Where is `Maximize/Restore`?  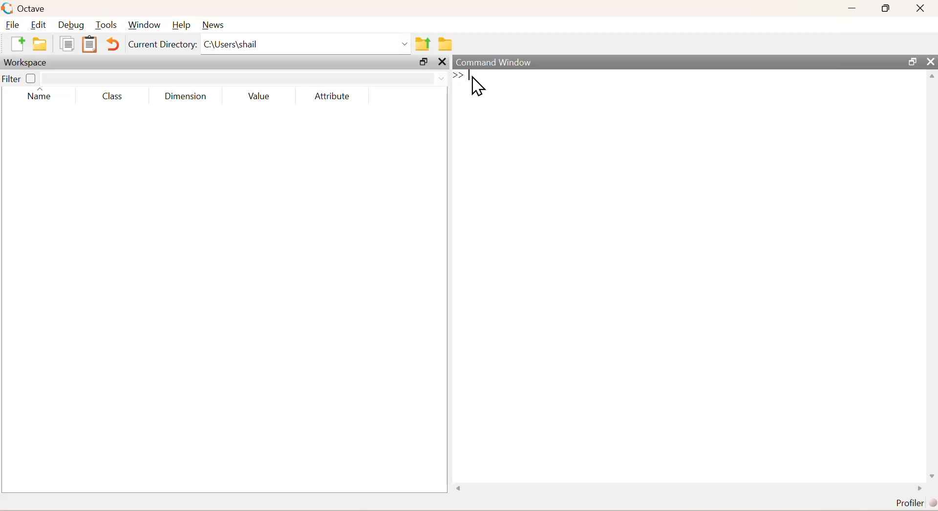
Maximize/Restore is located at coordinates (887, 8).